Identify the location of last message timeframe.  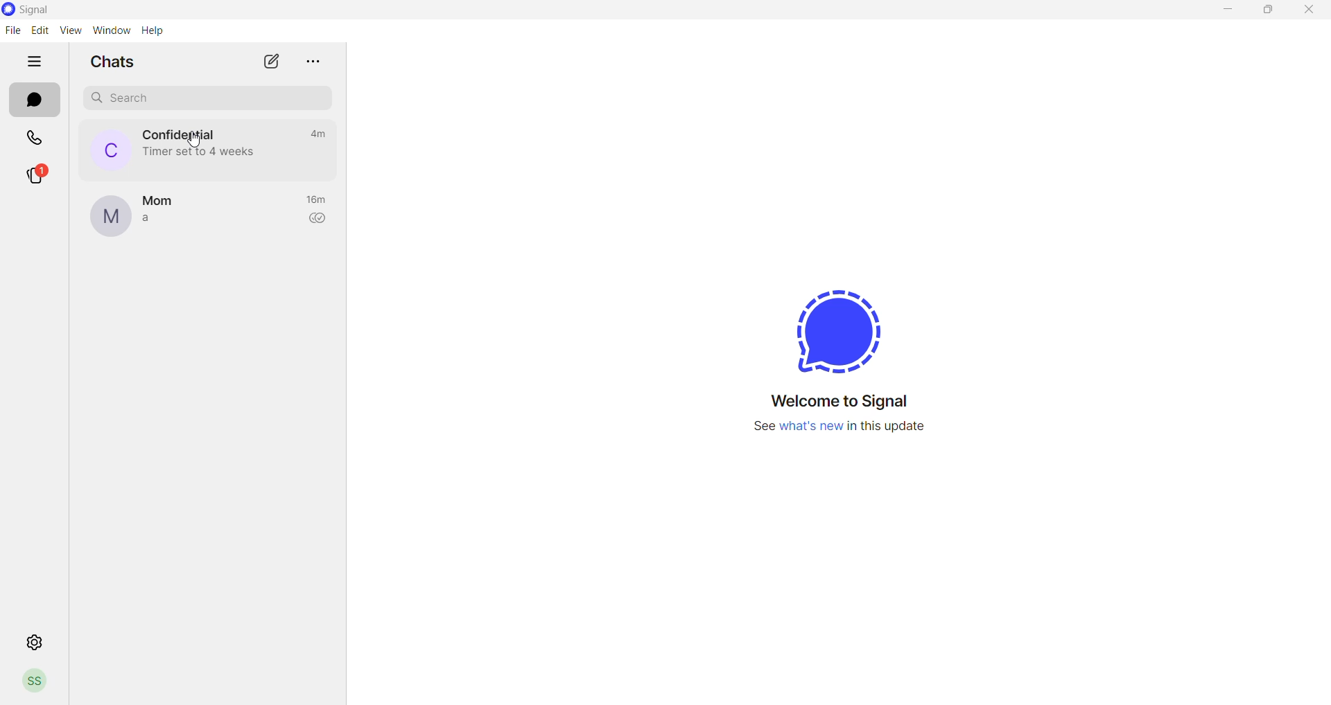
(315, 134).